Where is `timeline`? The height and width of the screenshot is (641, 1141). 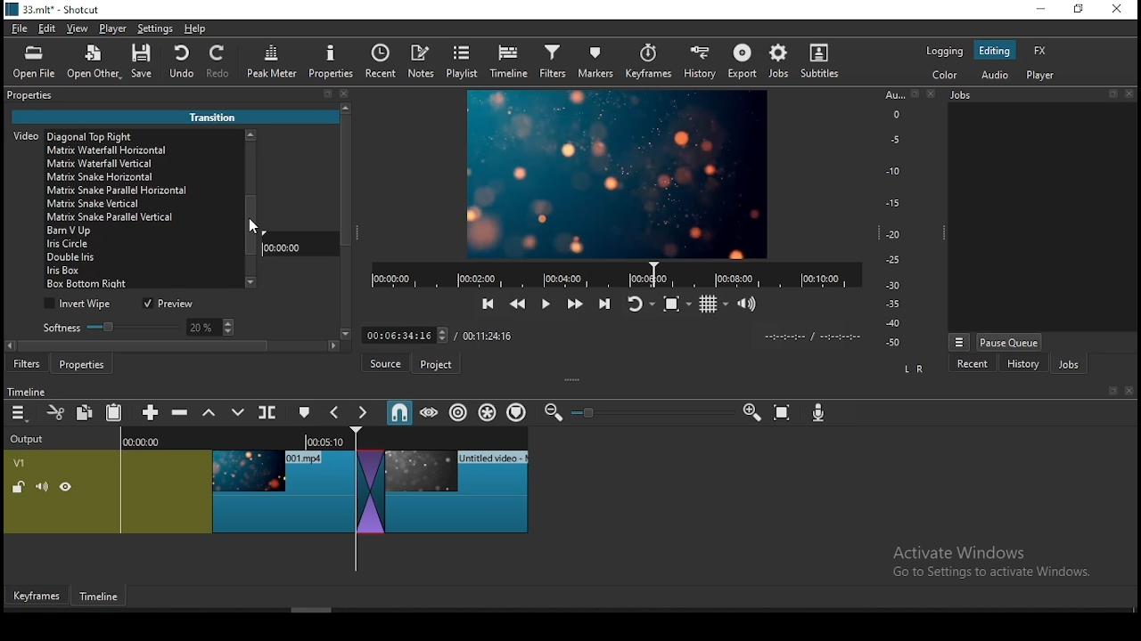
timeline is located at coordinates (29, 391).